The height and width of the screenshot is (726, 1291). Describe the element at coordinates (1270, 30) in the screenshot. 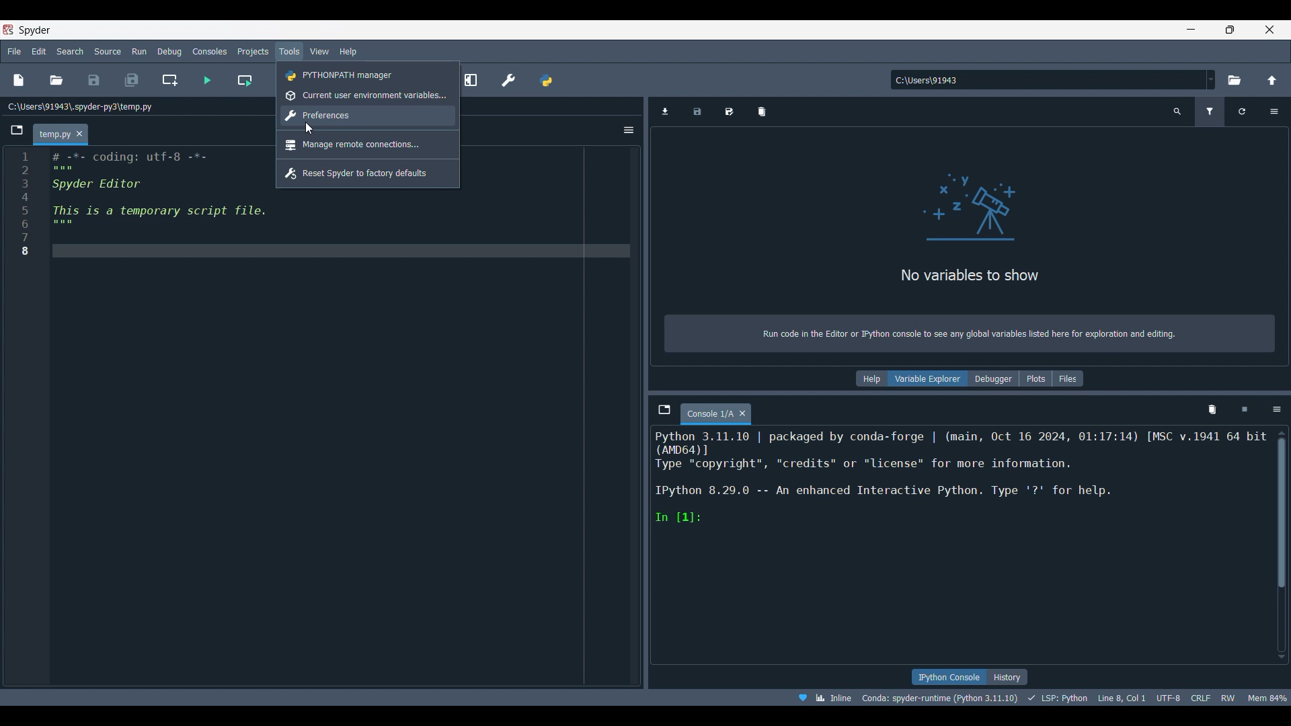

I see `Close software` at that location.